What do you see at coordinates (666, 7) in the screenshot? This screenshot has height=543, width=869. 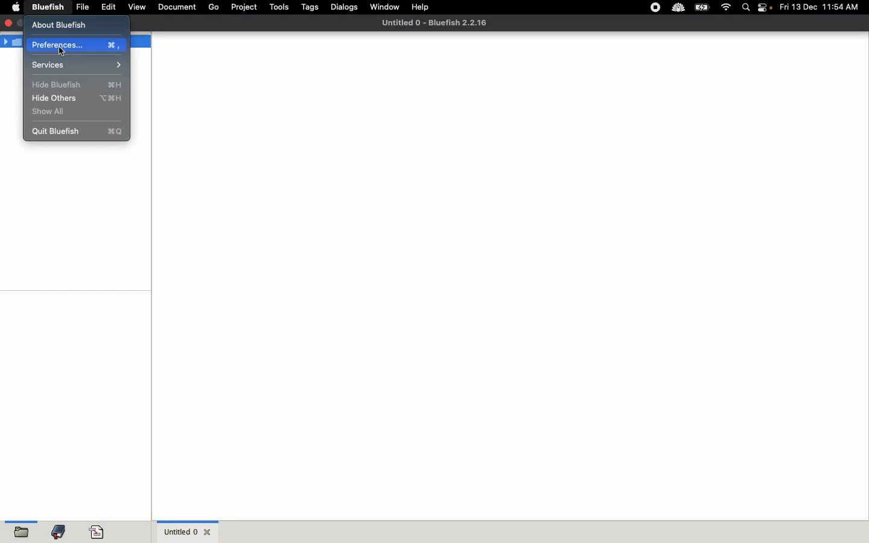 I see `Extensions` at bounding box center [666, 7].